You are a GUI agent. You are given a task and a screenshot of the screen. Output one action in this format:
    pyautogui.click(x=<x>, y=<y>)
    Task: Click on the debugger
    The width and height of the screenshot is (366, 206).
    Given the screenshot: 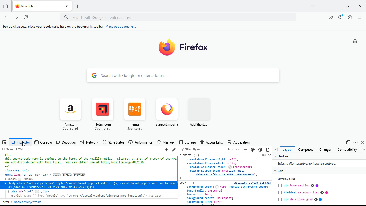 What is the action you would take?
    pyautogui.click(x=66, y=142)
    